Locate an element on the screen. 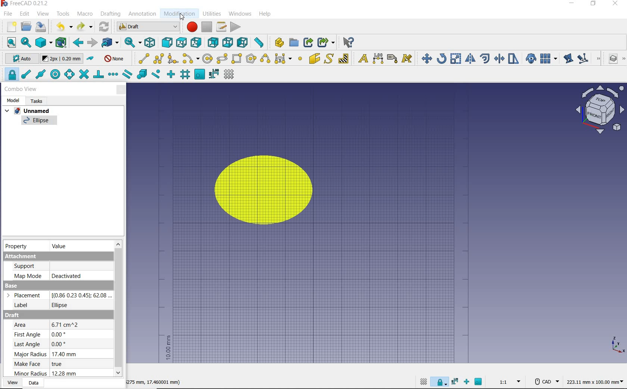 Image resolution: width=627 pixels, height=389 pixels. property is located at coordinates (18, 247).